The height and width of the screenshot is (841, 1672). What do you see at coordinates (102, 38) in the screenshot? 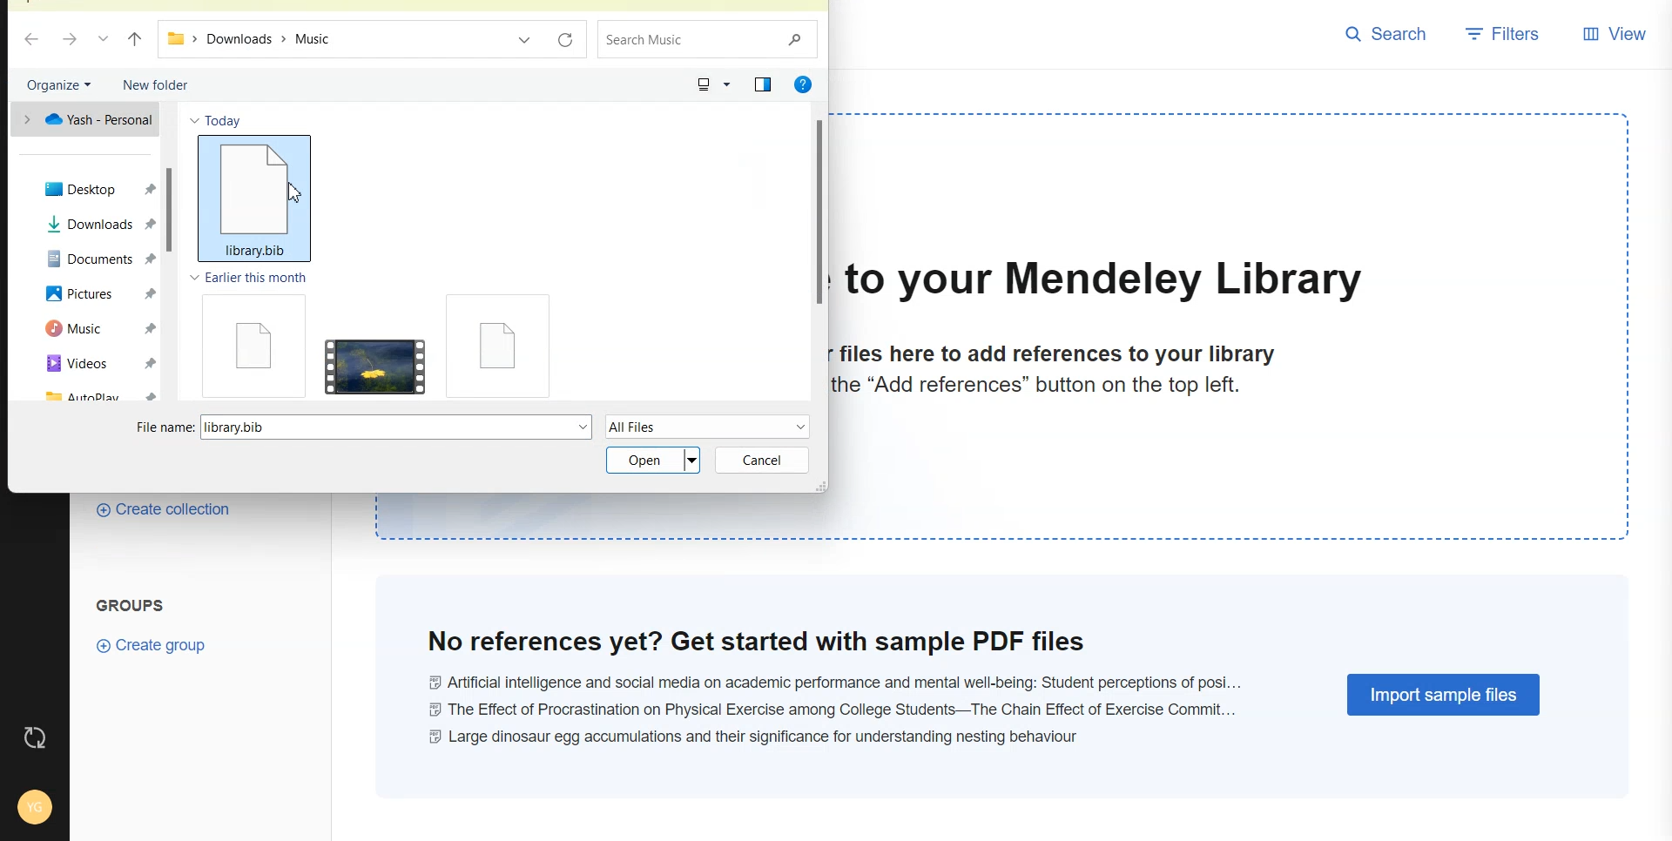
I see `Recent file` at bounding box center [102, 38].